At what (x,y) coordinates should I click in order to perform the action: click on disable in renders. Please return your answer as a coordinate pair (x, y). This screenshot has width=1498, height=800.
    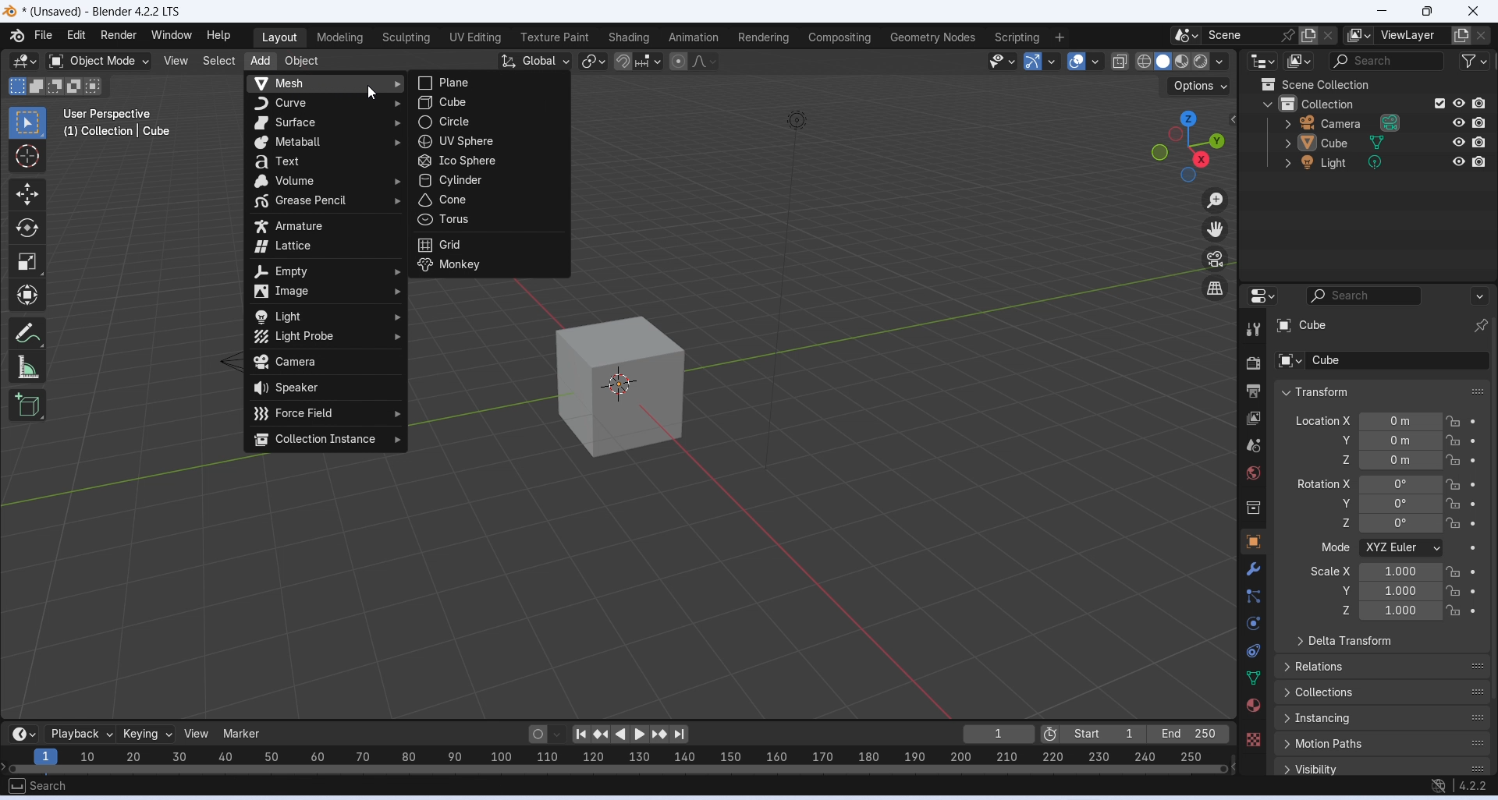
    Looking at the image, I should click on (1478, 122).